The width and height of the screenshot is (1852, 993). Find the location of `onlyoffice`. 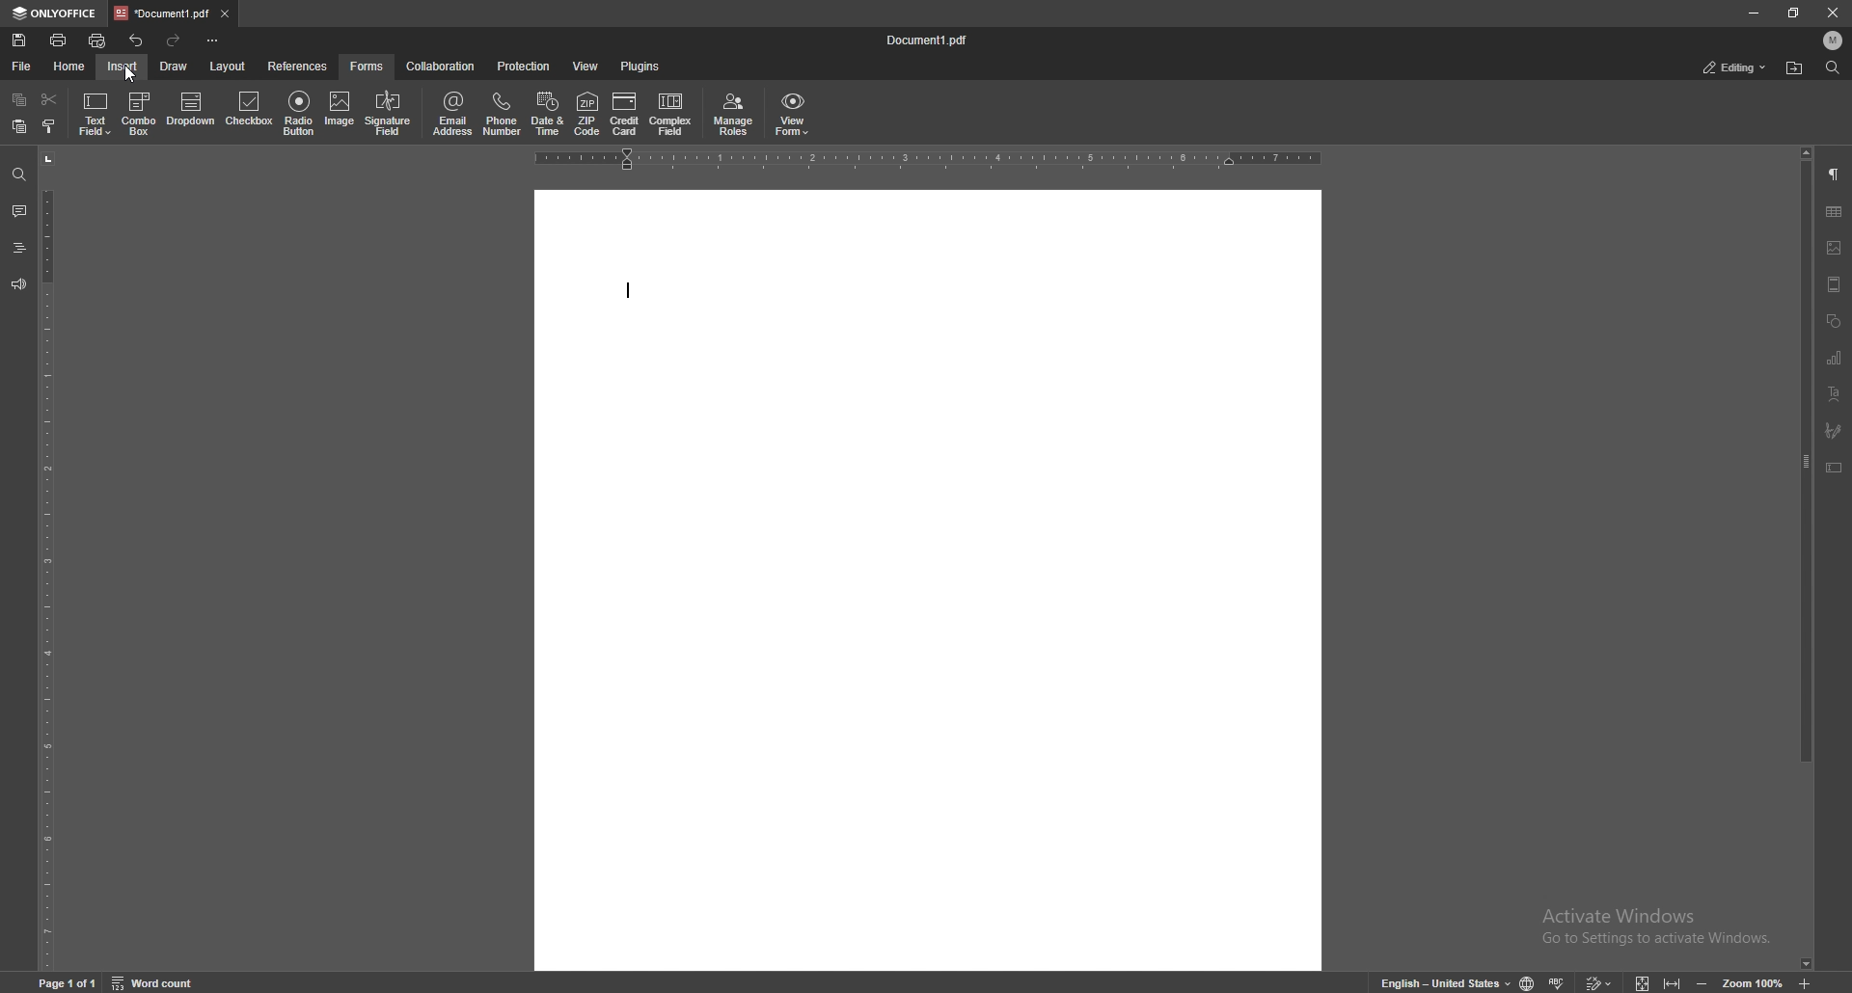

onlyoffice is located at coordinates (53, 14).